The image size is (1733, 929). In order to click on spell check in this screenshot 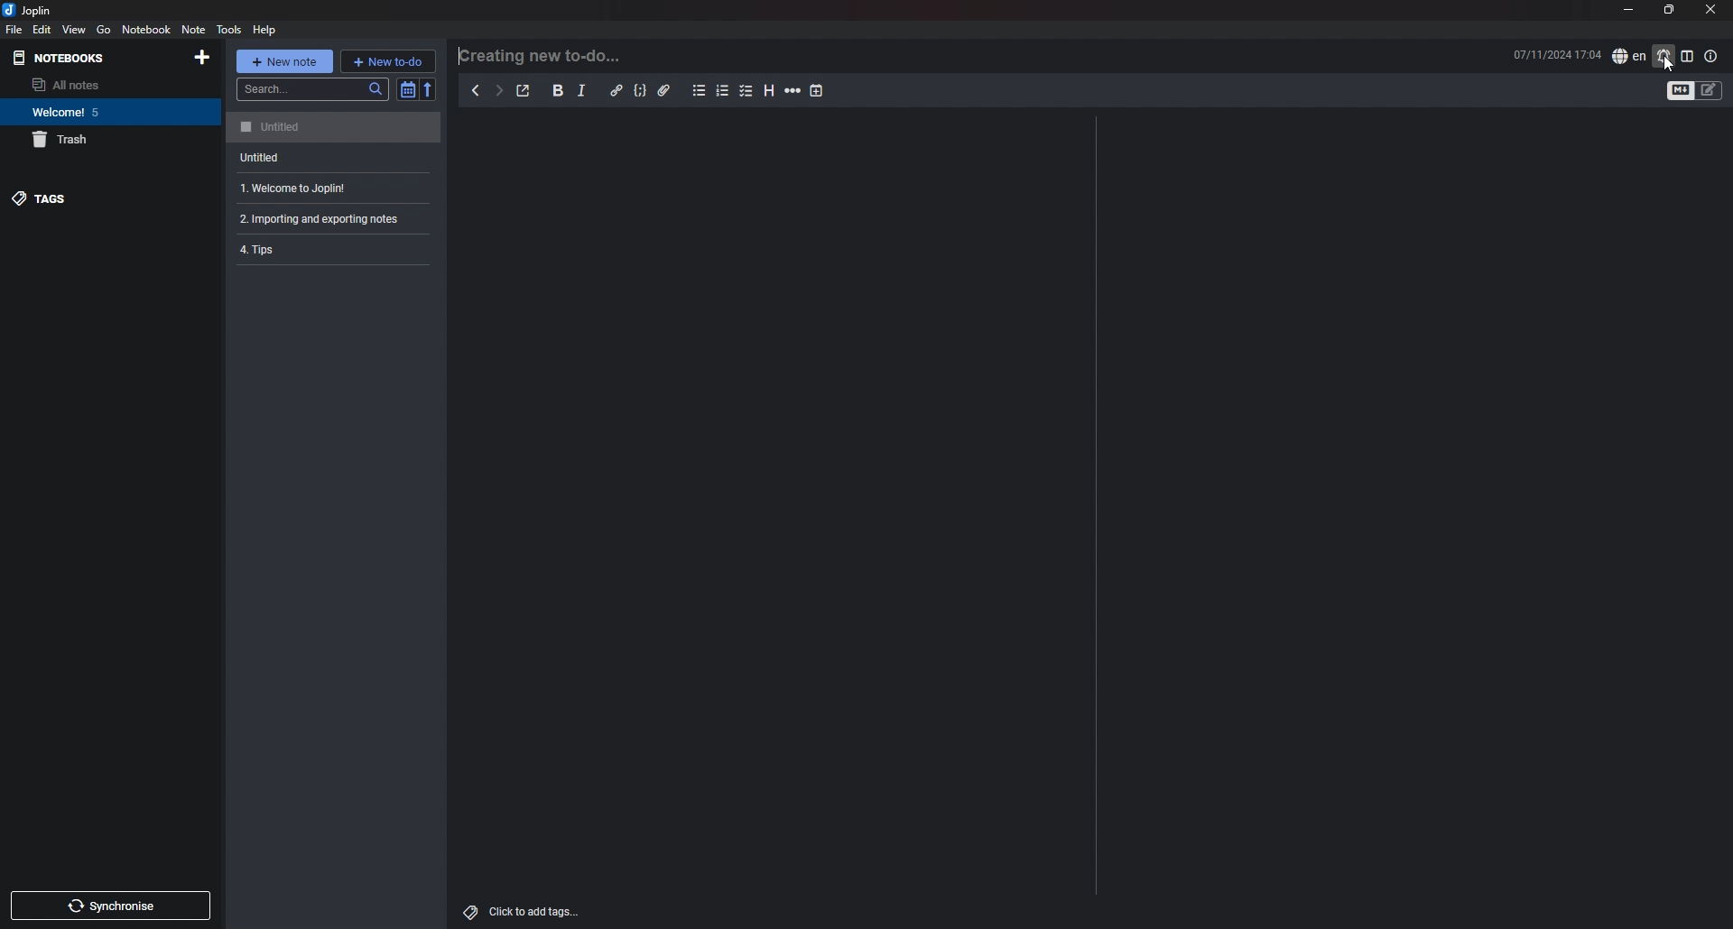, I will do `click(1628, 57)`.